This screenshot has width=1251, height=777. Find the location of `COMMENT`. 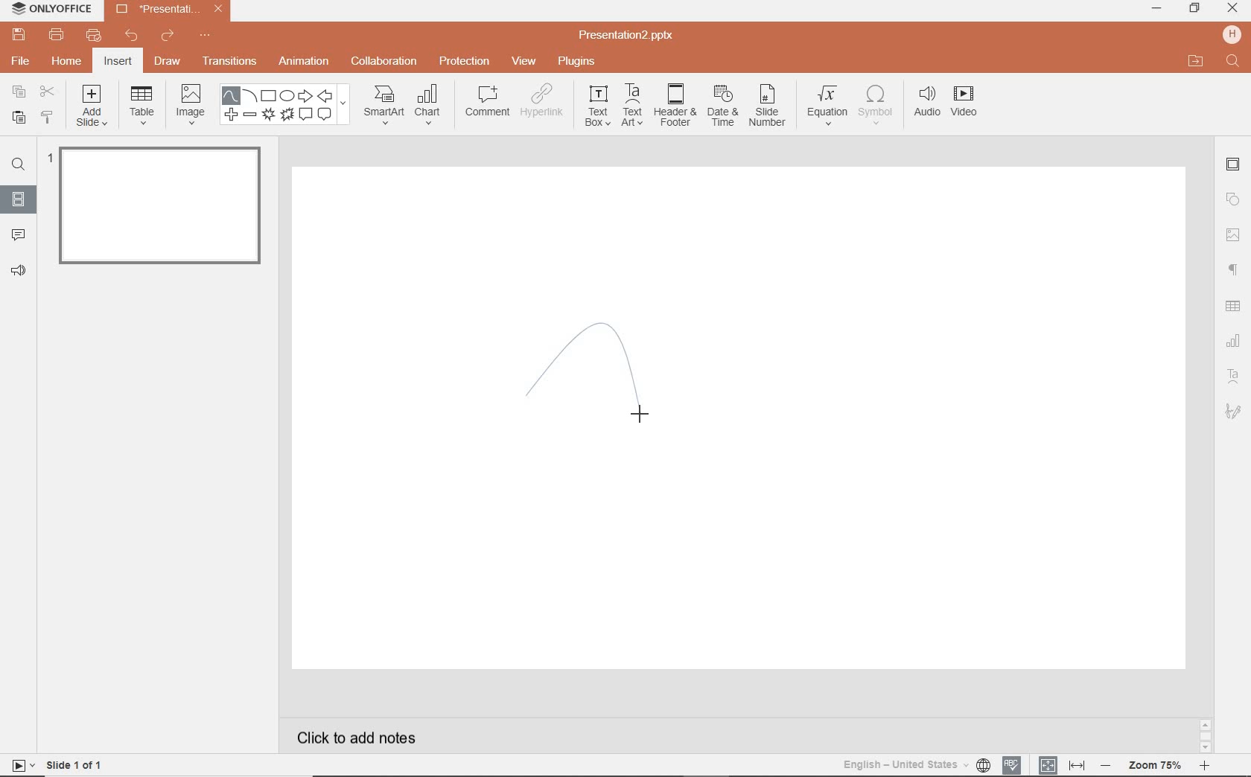

COMMENT is located at coordinates (486, 103).